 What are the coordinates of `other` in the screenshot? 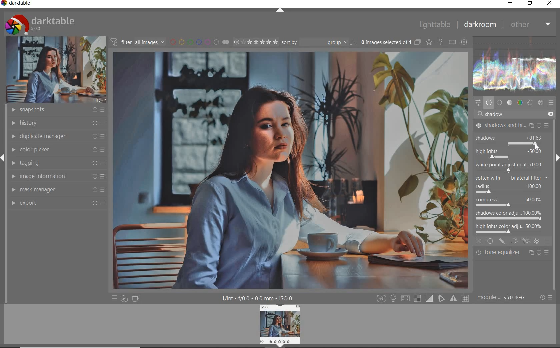 It's located at (530, 24).